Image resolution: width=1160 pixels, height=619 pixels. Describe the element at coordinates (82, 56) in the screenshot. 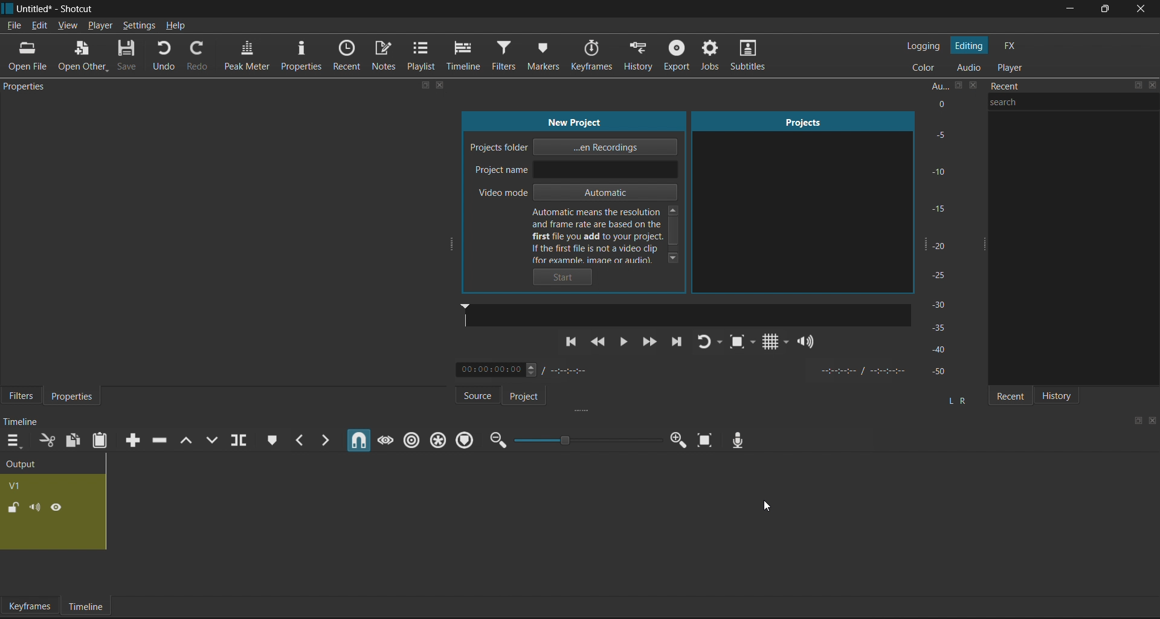

I see `Open Others` at that location.